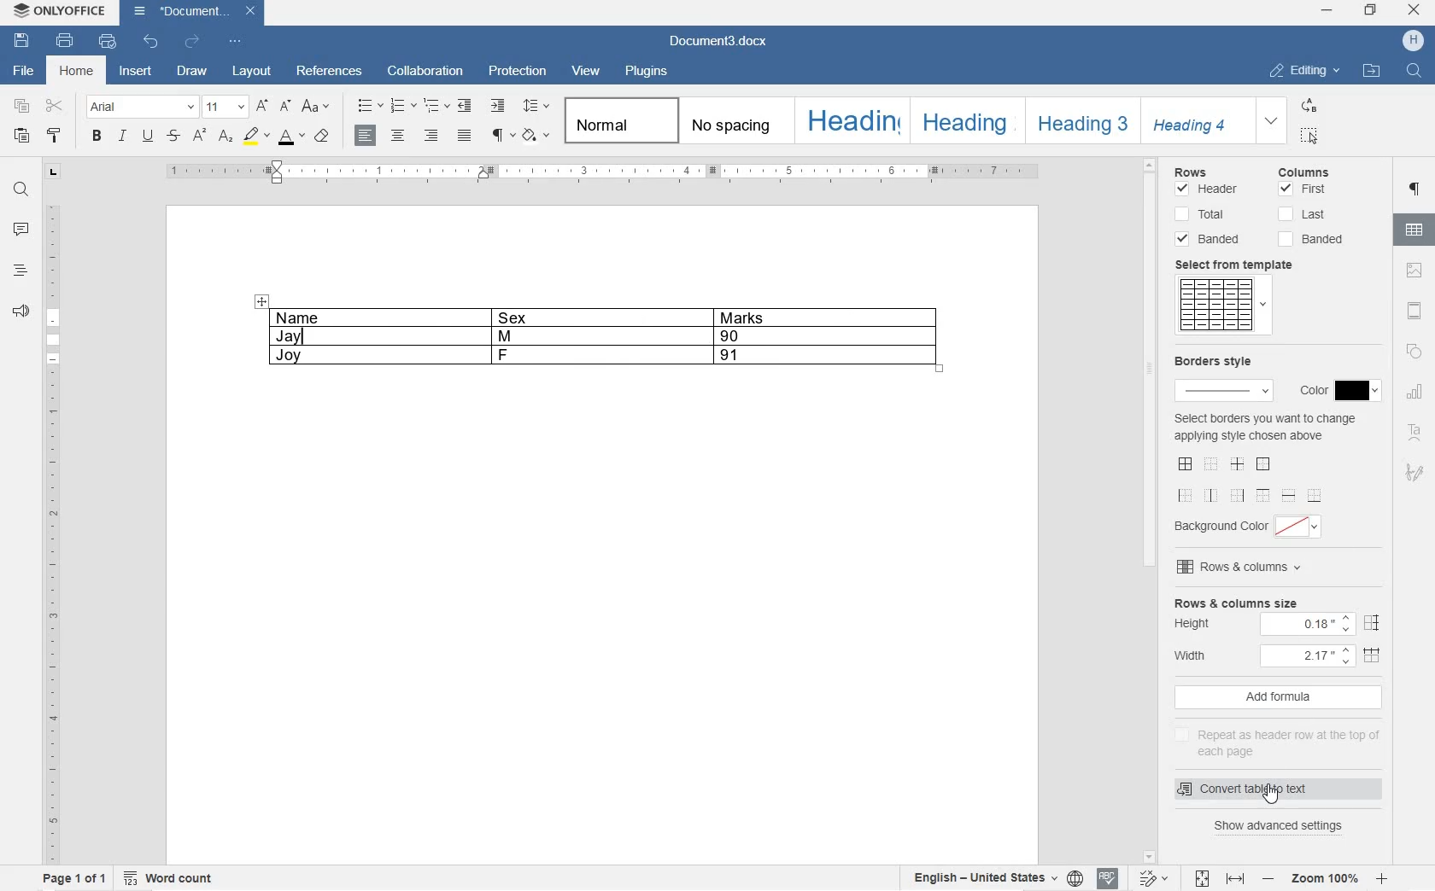  What do you see at coordinates (173, 137) in the screenshot?
I see `STRIKETHROUGH` at bounding box center [173, 137].